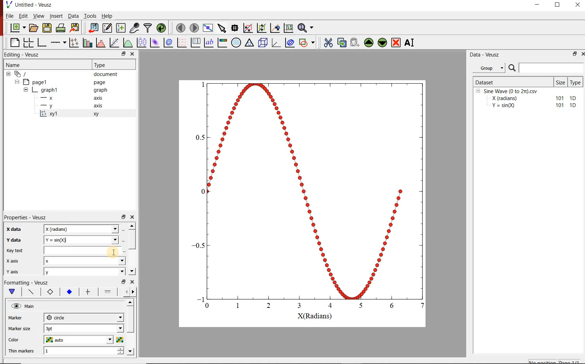 The height and width of the screenshot is (364, 585). I want to click on next-tick, so click(84, 317).